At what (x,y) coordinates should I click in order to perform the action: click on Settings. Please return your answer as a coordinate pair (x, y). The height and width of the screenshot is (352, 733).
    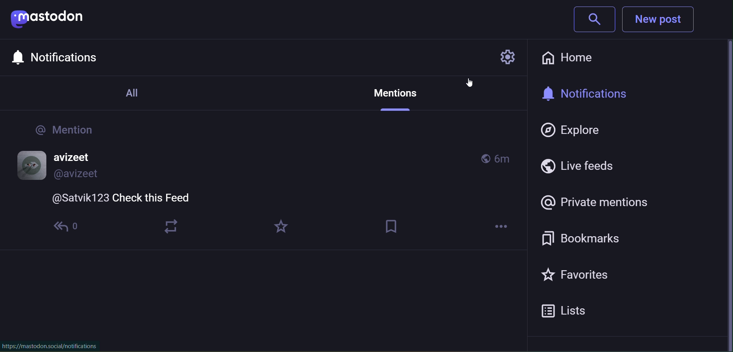
    Looking at the image, I should click on (504, 58).